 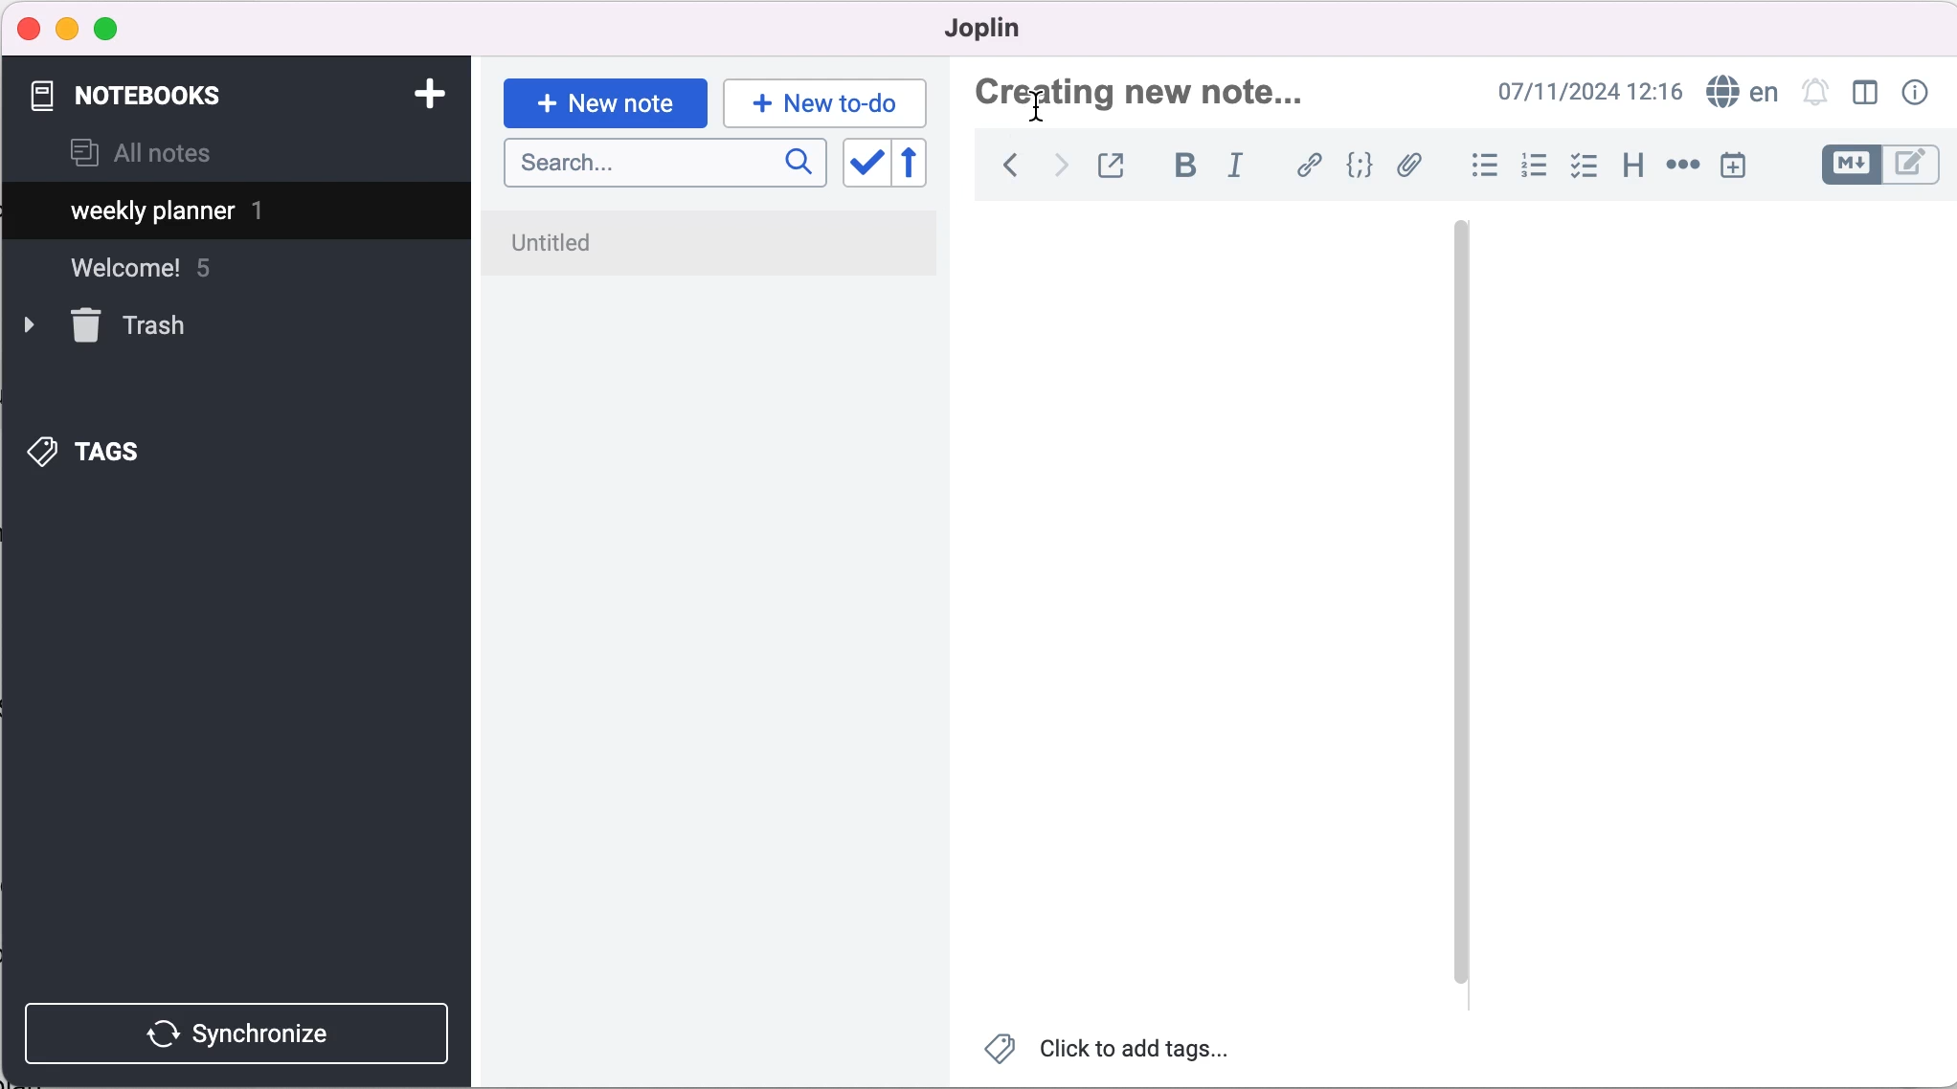 What do you see at coordinates (1208, 609) in the screenshot?
I see `blank canvas` at bounding box center [1208, 609].